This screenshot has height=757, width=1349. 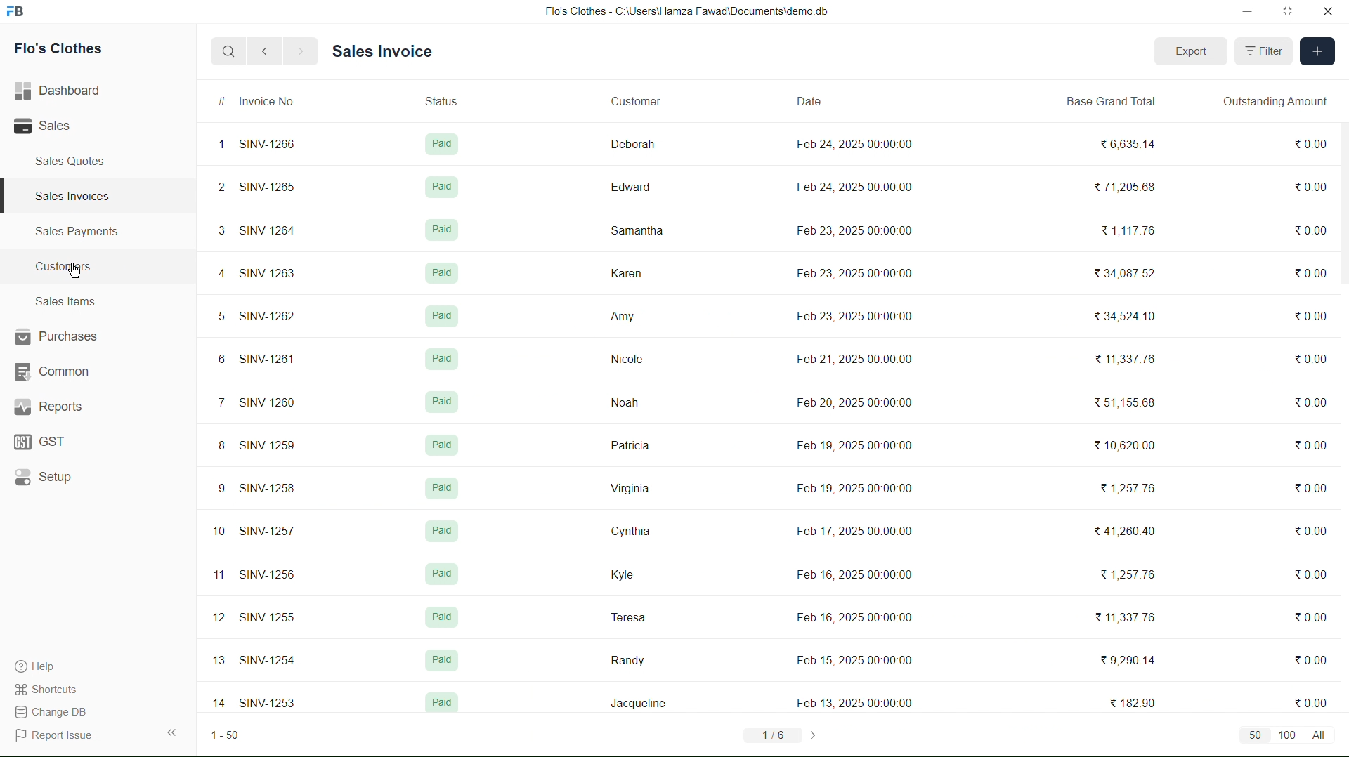 I want to click on Feb 24, 2025 00:00:00, so click(x=856, y=144).